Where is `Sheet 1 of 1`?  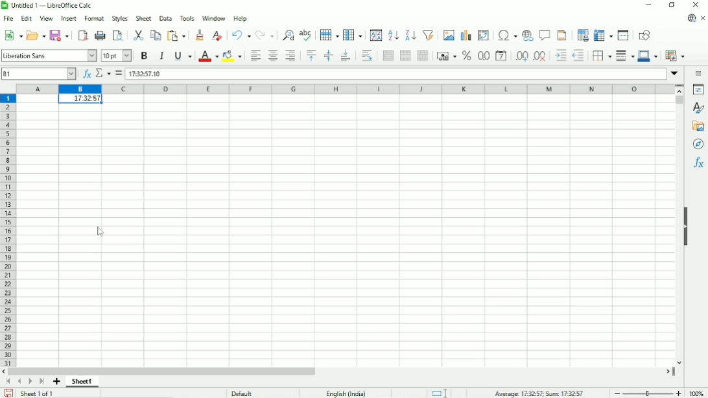 Sheet 1 of 1 is located at coordinates (36, 393).